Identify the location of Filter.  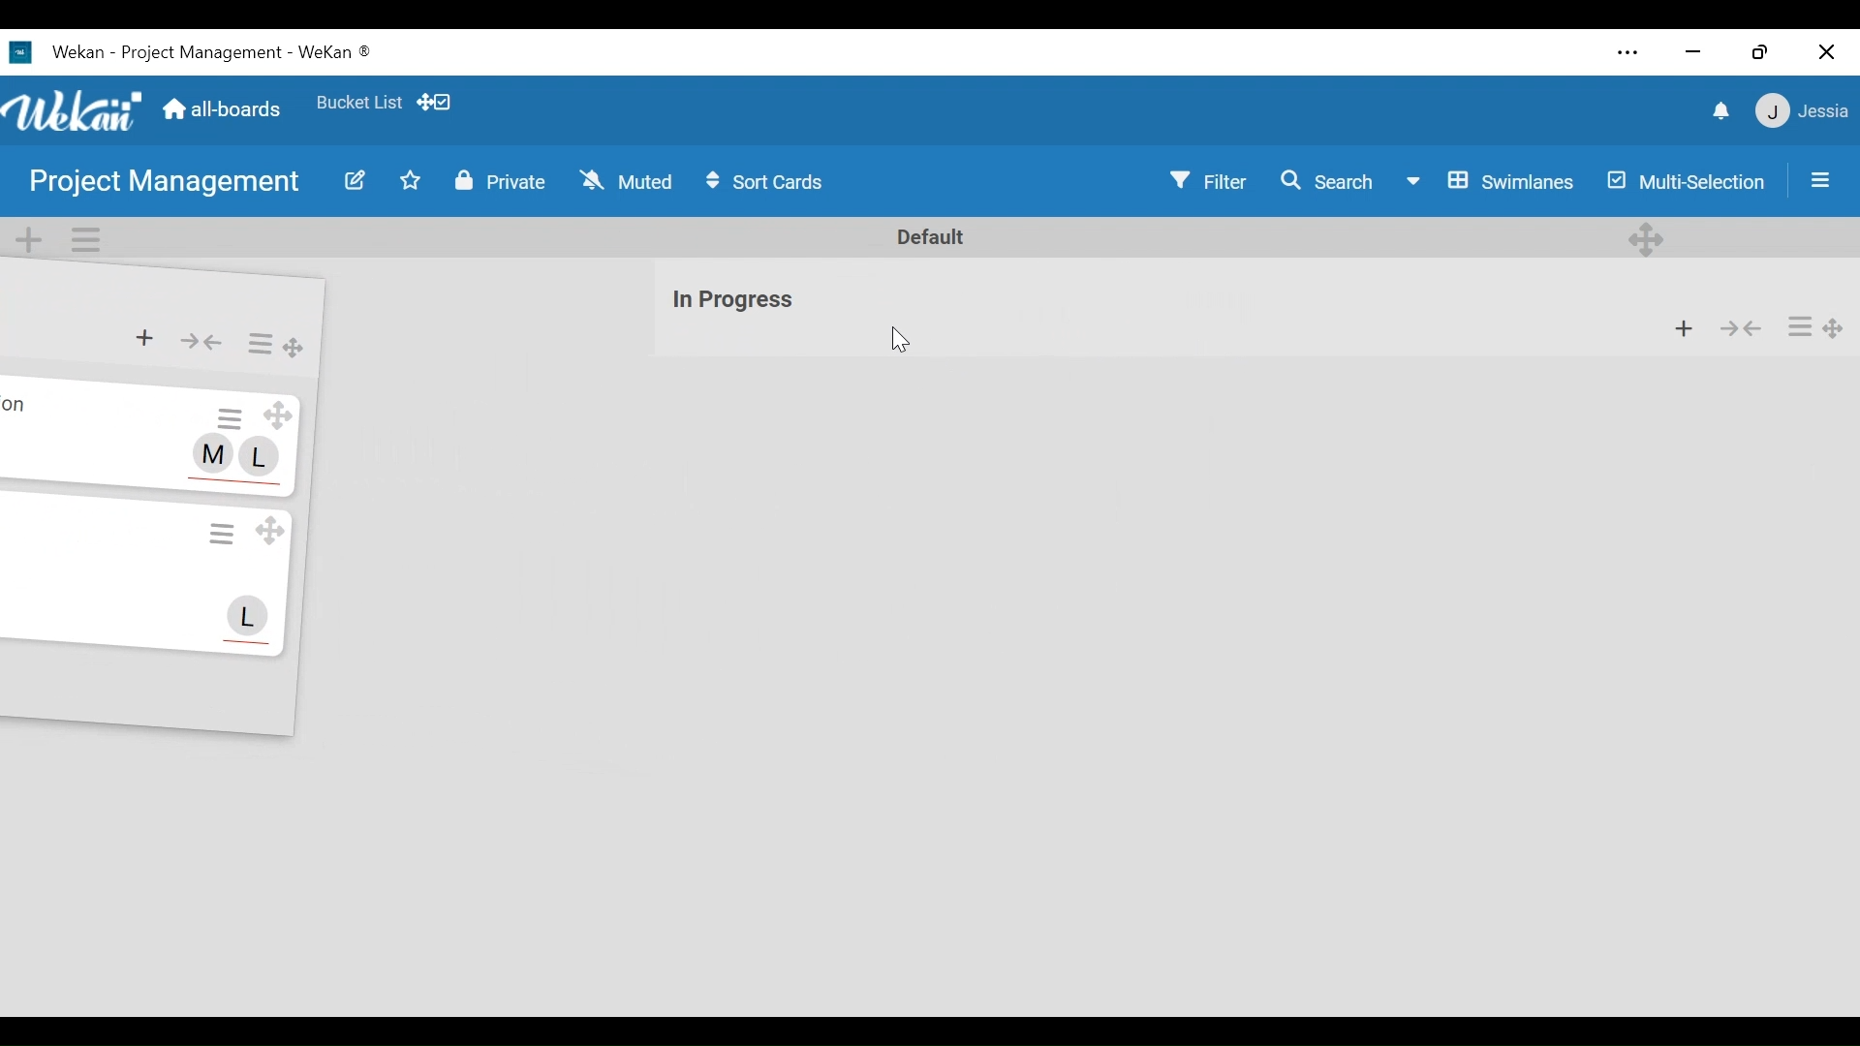
(1207, 180).